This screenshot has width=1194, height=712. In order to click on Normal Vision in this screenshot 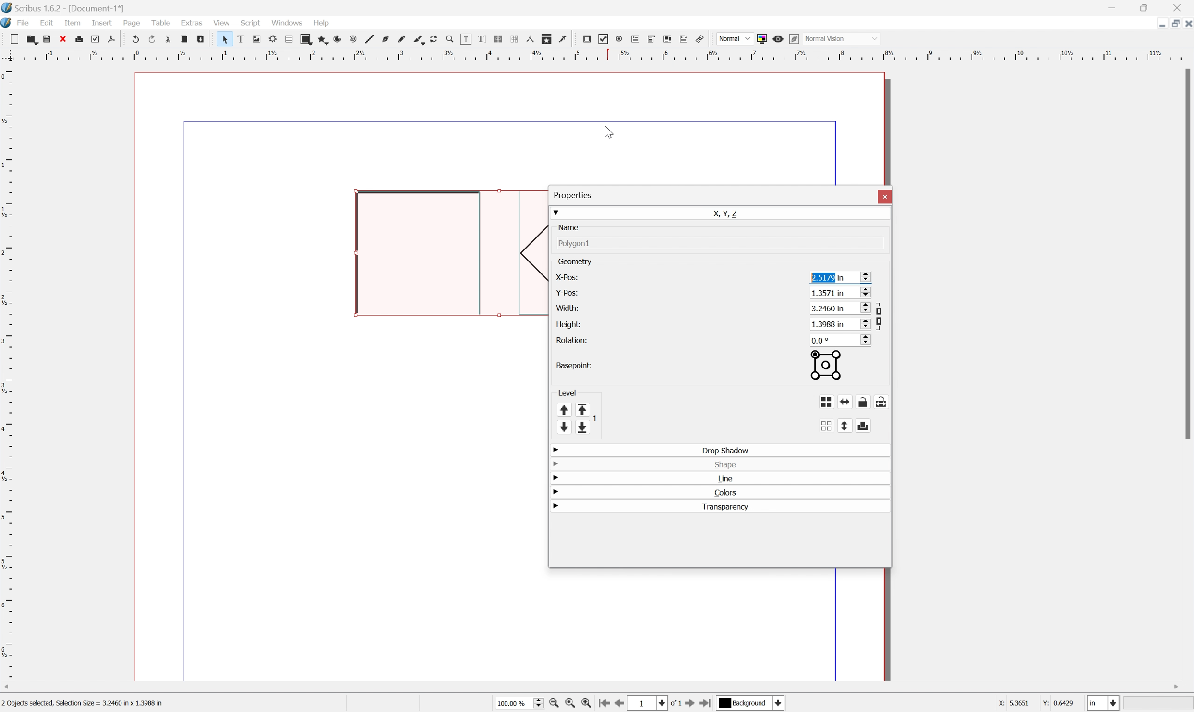, I will do `click(843, 37)`.